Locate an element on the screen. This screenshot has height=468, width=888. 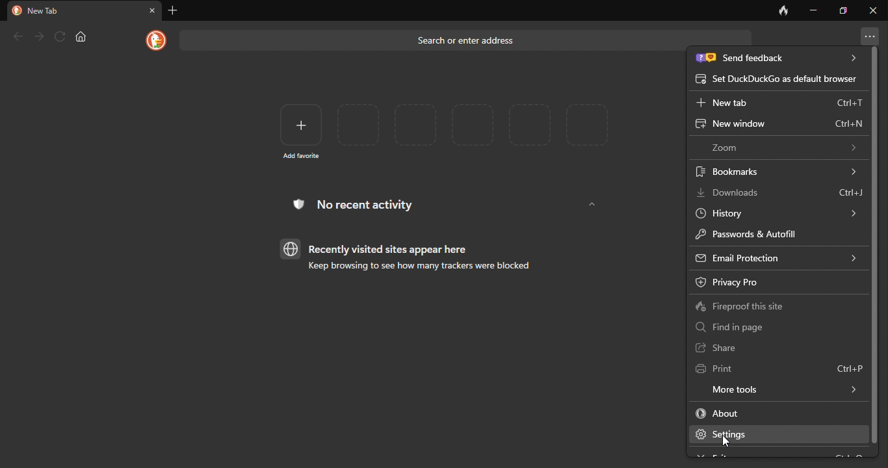
drop down is located at coordinates (592, 205).